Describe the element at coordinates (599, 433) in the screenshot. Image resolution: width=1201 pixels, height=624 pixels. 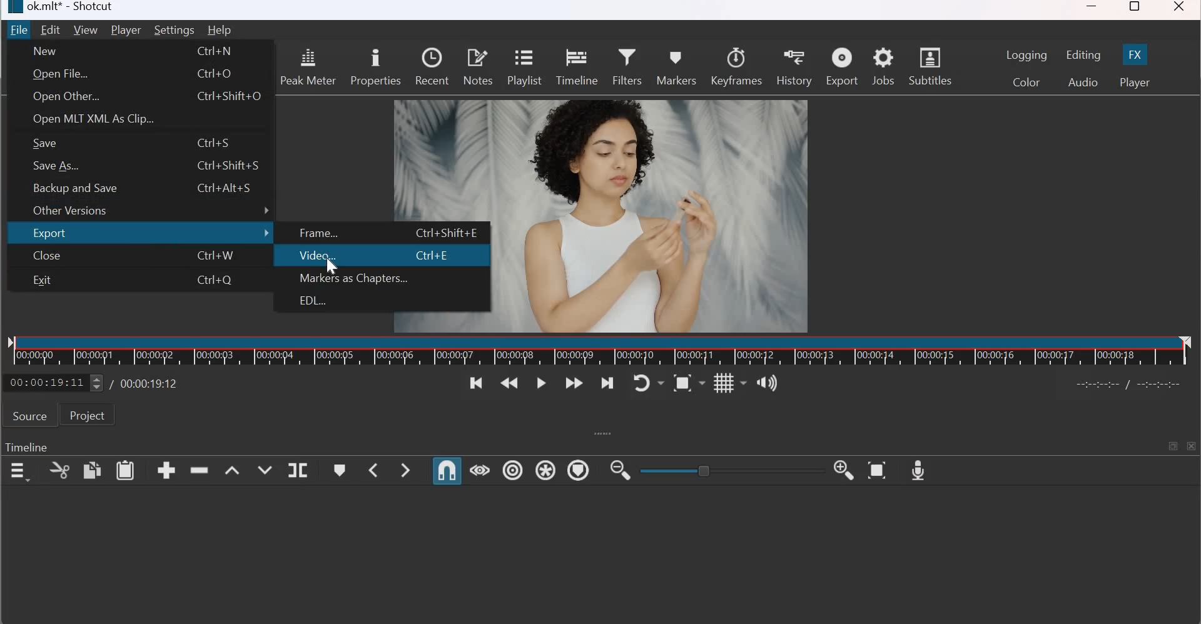
I see `expand` at that location.